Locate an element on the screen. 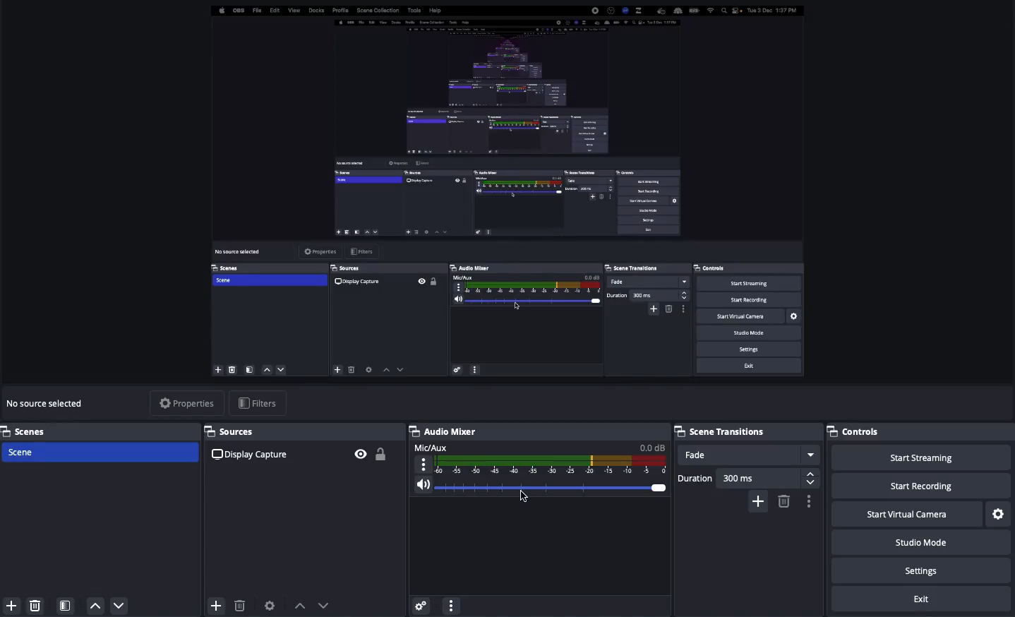 Image resolution: width=1015 pixels, height=617 pixels. Delete is located at coordinates (35, 603).